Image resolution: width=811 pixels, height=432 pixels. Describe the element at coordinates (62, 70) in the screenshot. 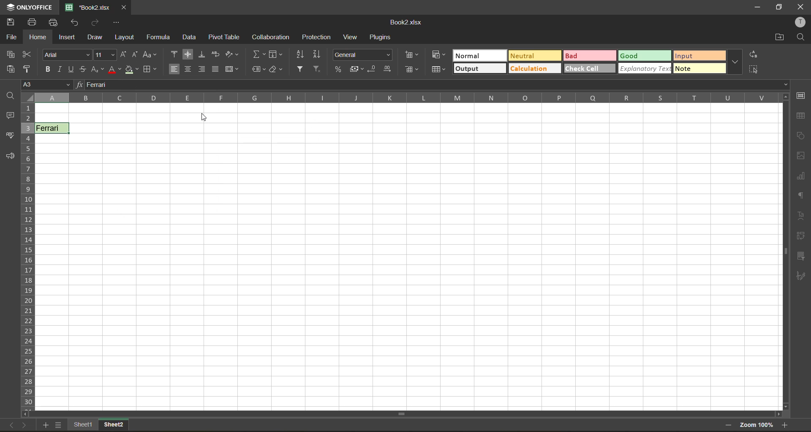

I see `italic` at that location.